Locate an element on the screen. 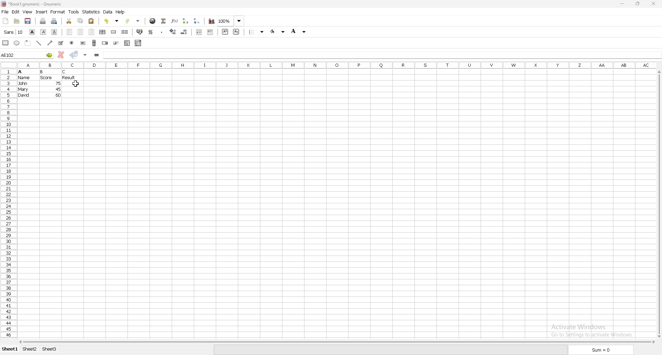  merged cell is located at coordinates (113, 32).